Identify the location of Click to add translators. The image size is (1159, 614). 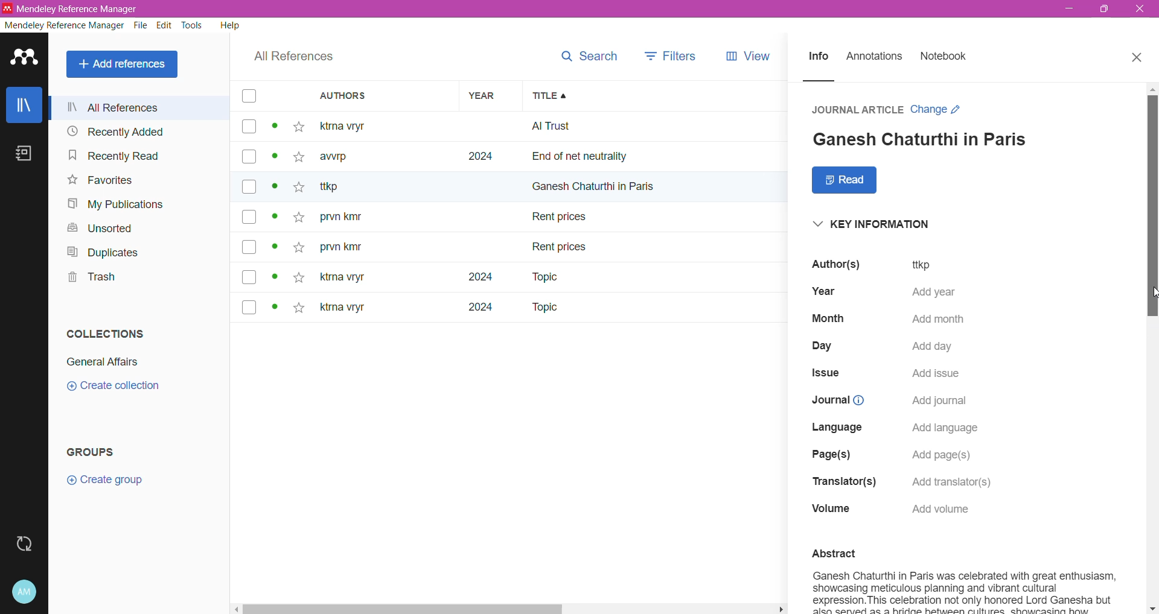
(954, 482).